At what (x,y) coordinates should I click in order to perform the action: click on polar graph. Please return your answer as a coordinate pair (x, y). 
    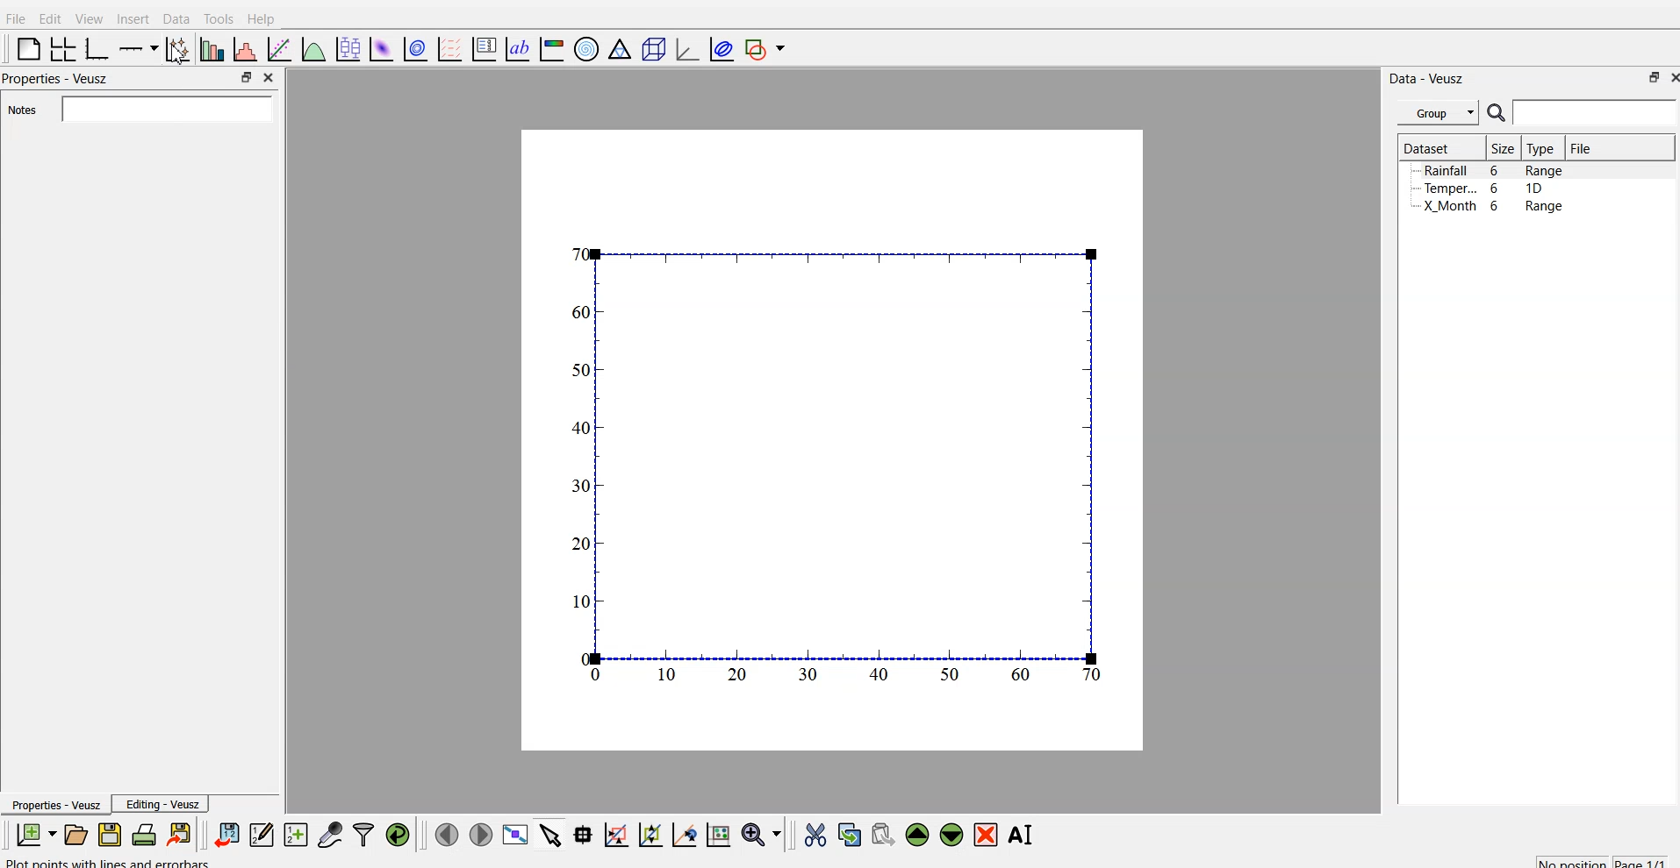
    Looking at the image, I should click on (588, 46).